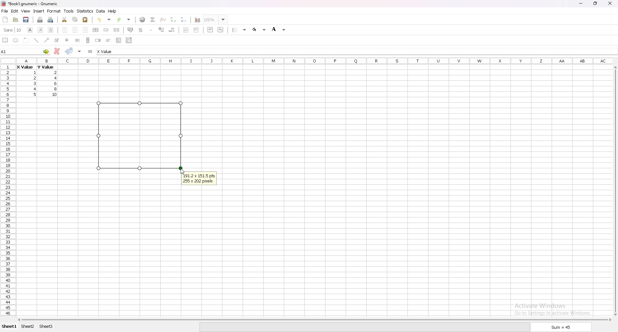  What do you see at coordinates (56, 40) in the screenshot?
I see `tickbox` at bounding box center [56, 40].